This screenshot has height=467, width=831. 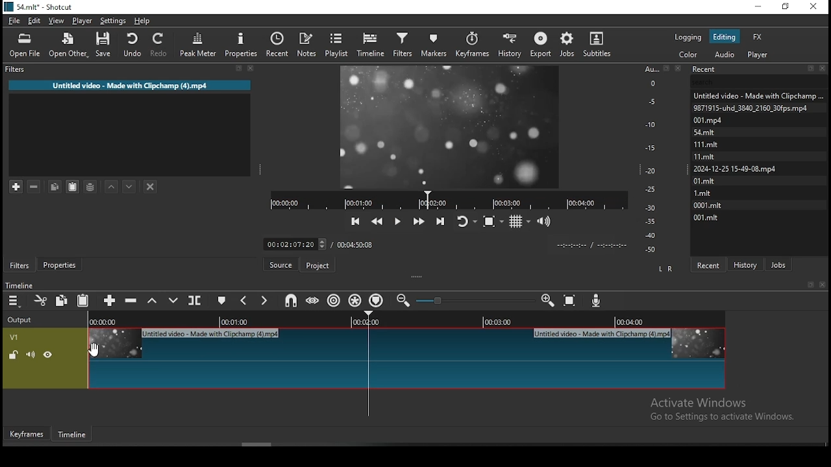 I want to click on scrub while dragging, so click(x=314, y=301).